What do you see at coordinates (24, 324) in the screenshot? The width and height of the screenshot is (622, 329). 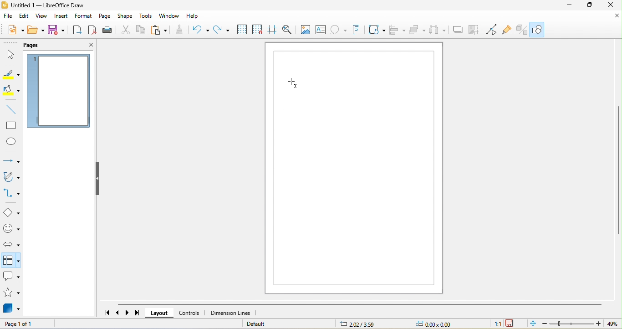 I see `page 1 of 1` at bounding box center [24, 324].